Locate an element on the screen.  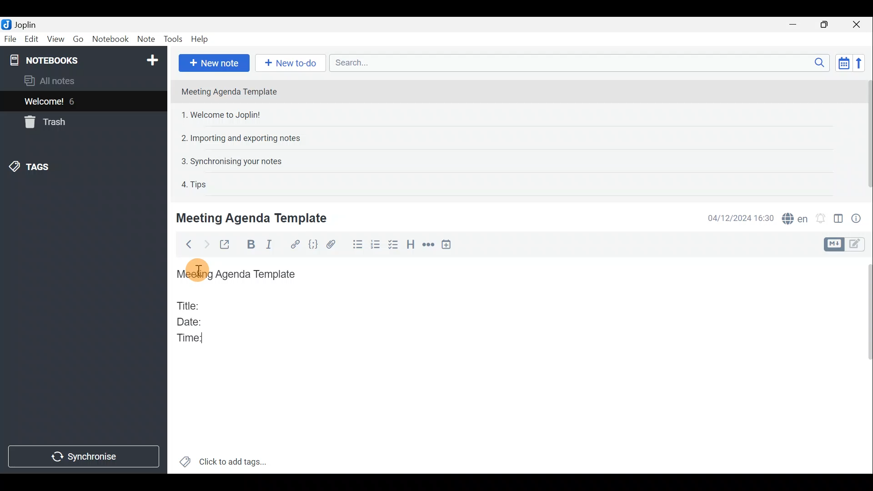
Toggle editors is located at coordinates (833, 245).